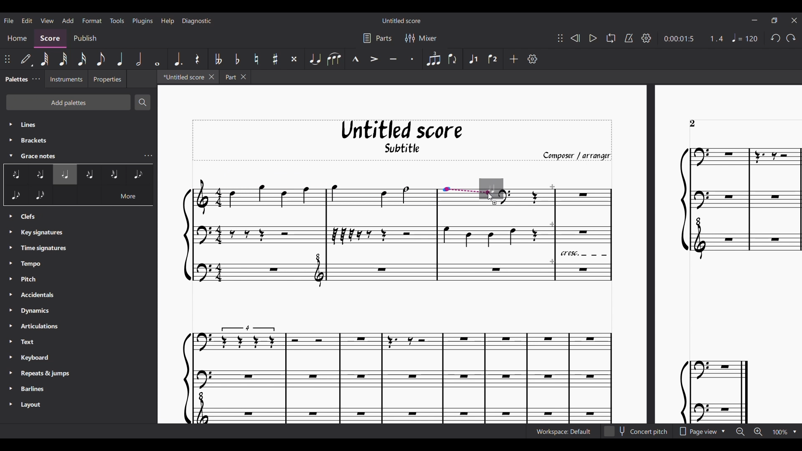 The width and height of the screenshot is (802, 451). I want to click on Tuplet, so click(433, 59).